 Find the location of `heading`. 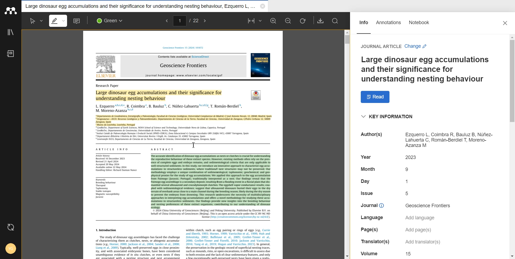

heading is located at coordinates (108, 86).